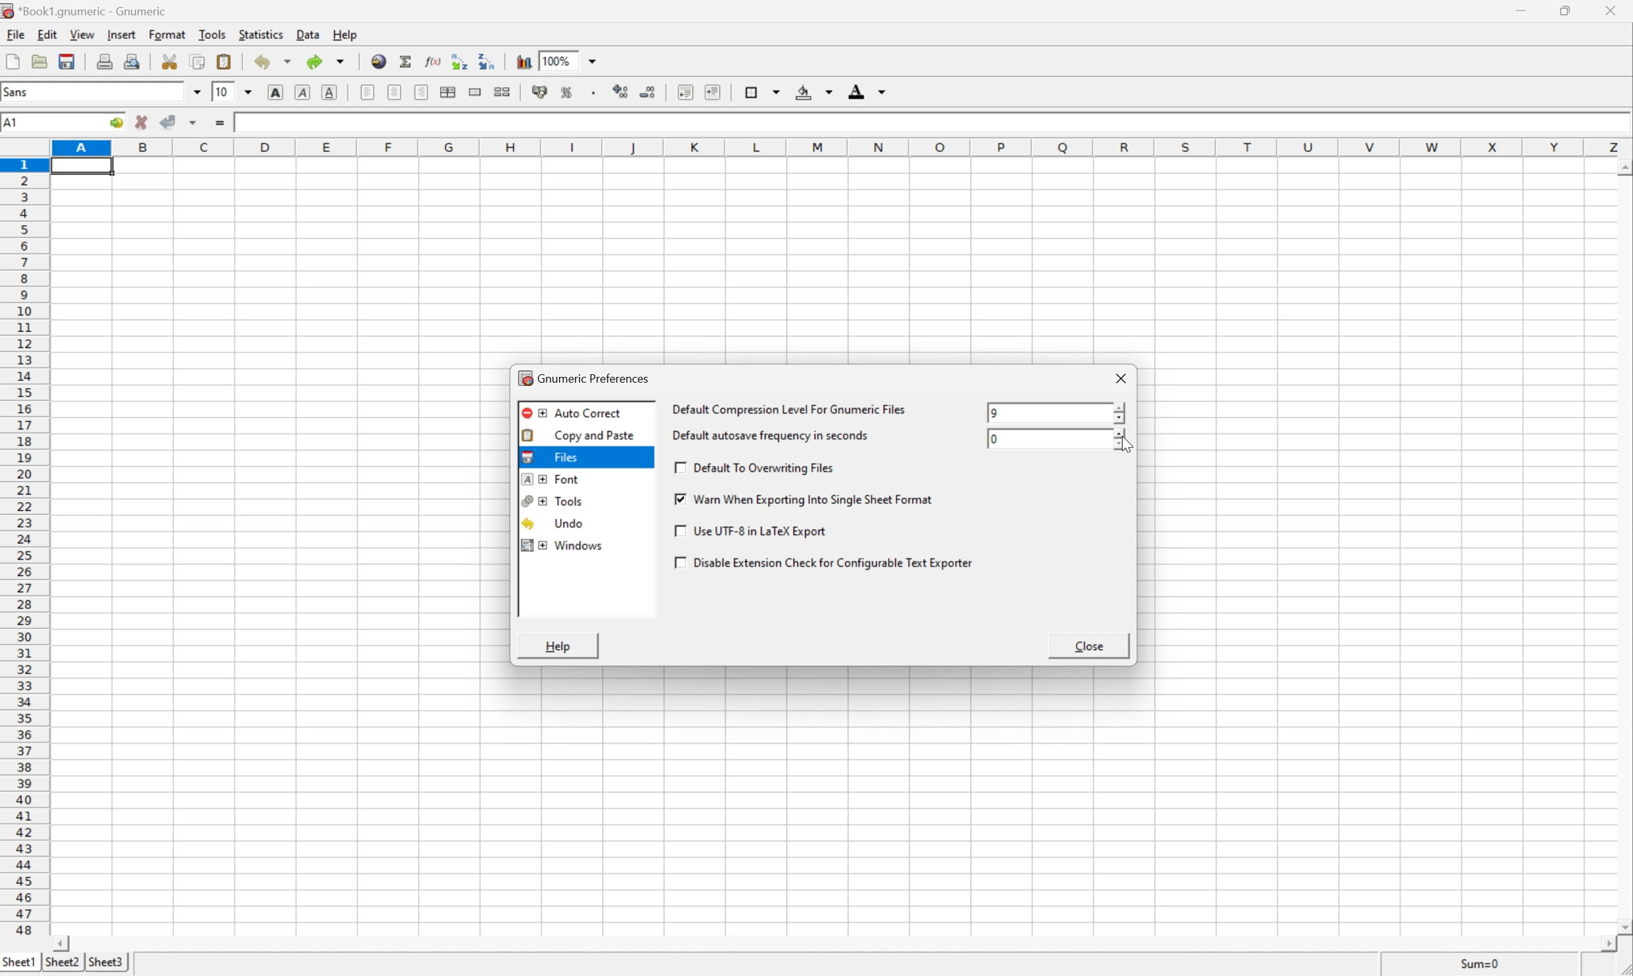 The height and width of the screenshot is (976, 1633). Describe the element at coordinates (1122, 410) in the screenshot. I see `slider` at that location.